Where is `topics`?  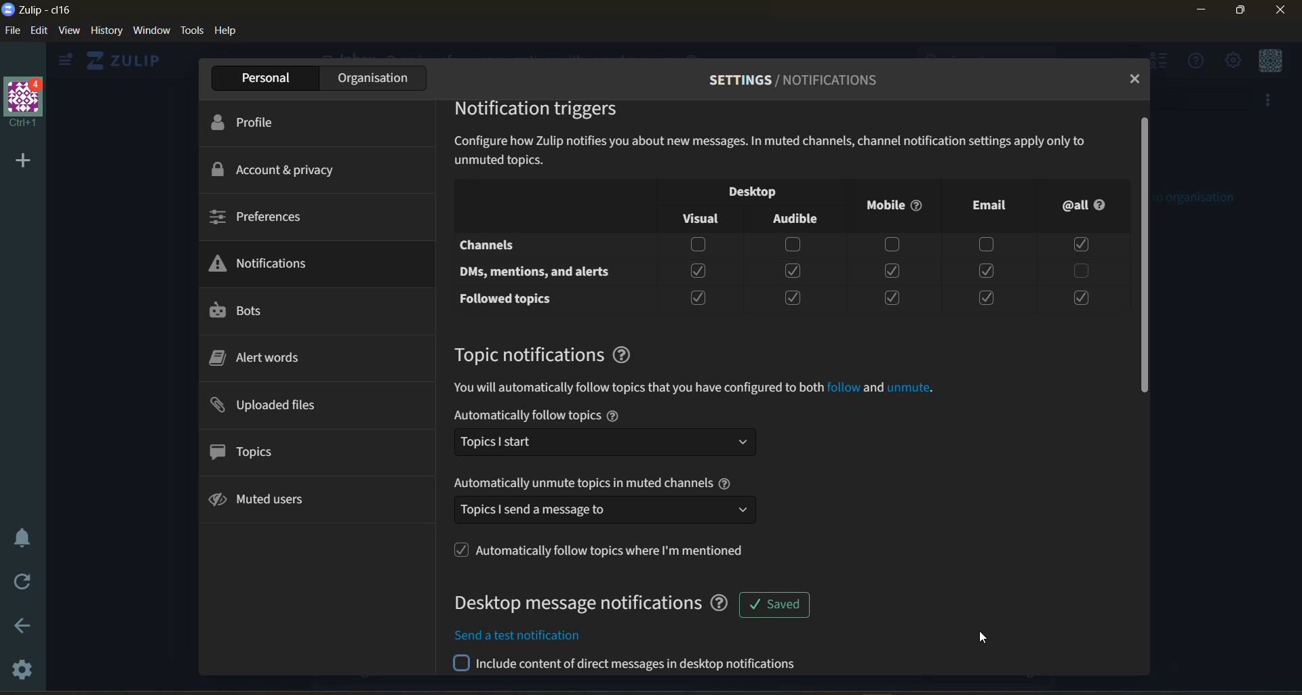
topics is located at coordinates (250, 450).